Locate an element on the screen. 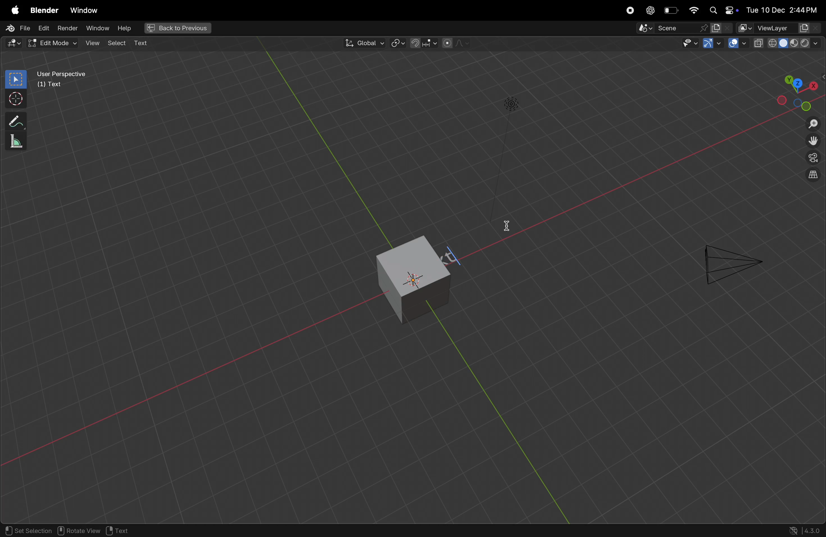 This screenshot has height=537, width=826. wifi is located at coordinates (693, 10).